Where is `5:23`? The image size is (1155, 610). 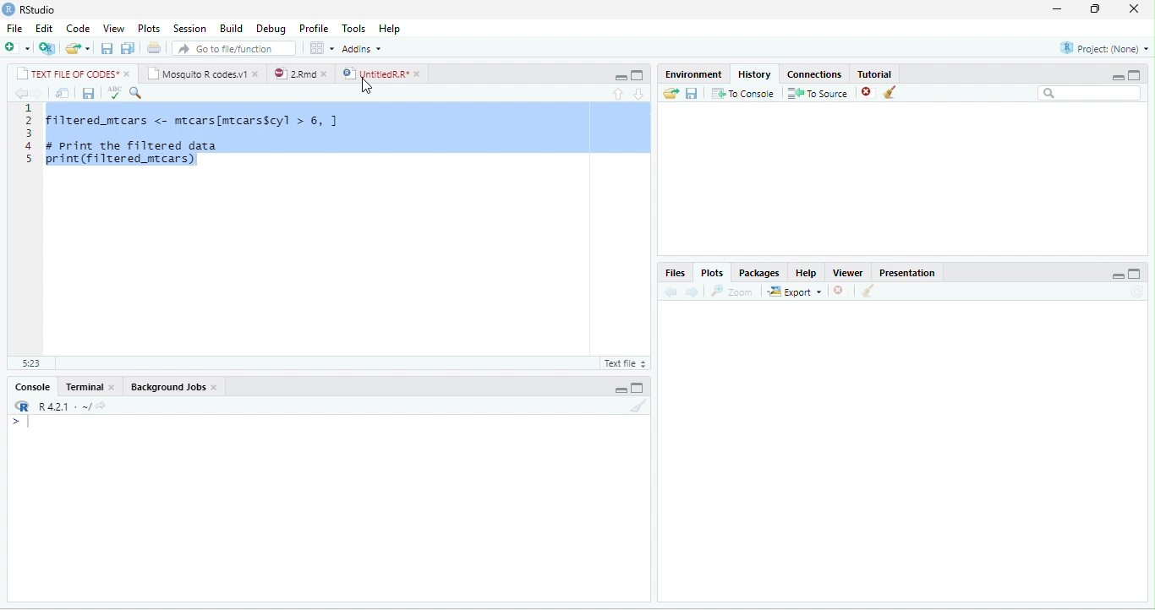 5:23 is located at coordinates (31, 363).